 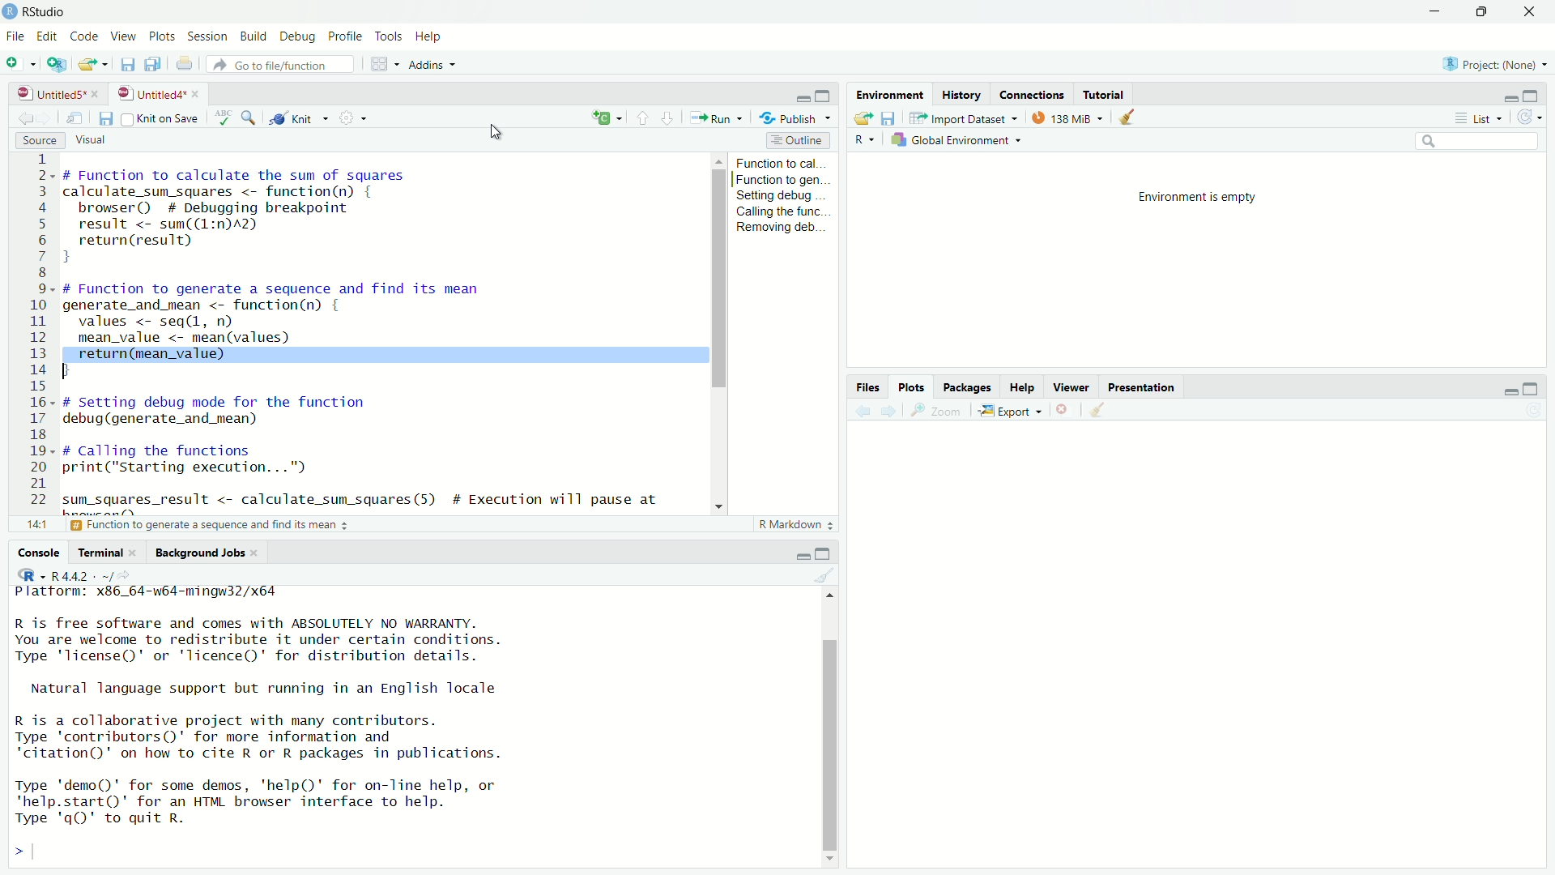 I want to click on settings, so click(x=355, y=117).